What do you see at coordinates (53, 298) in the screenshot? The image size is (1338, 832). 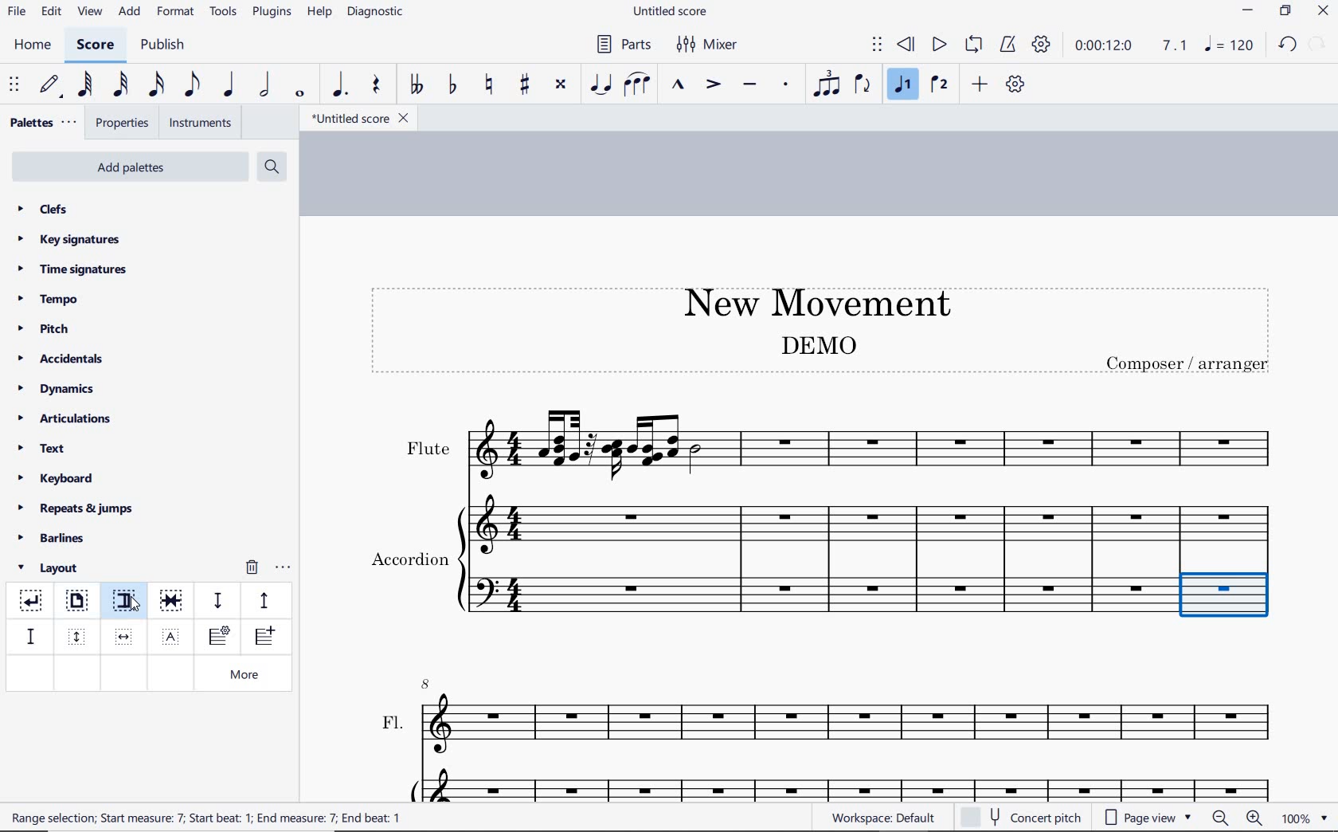 I see `tempo` at bounding box center [53, 298].